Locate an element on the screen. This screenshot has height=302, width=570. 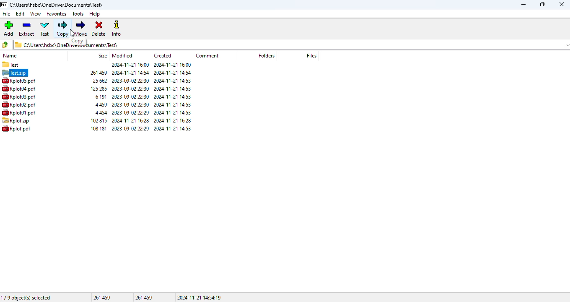
extract is located at coordinates (27, 29).